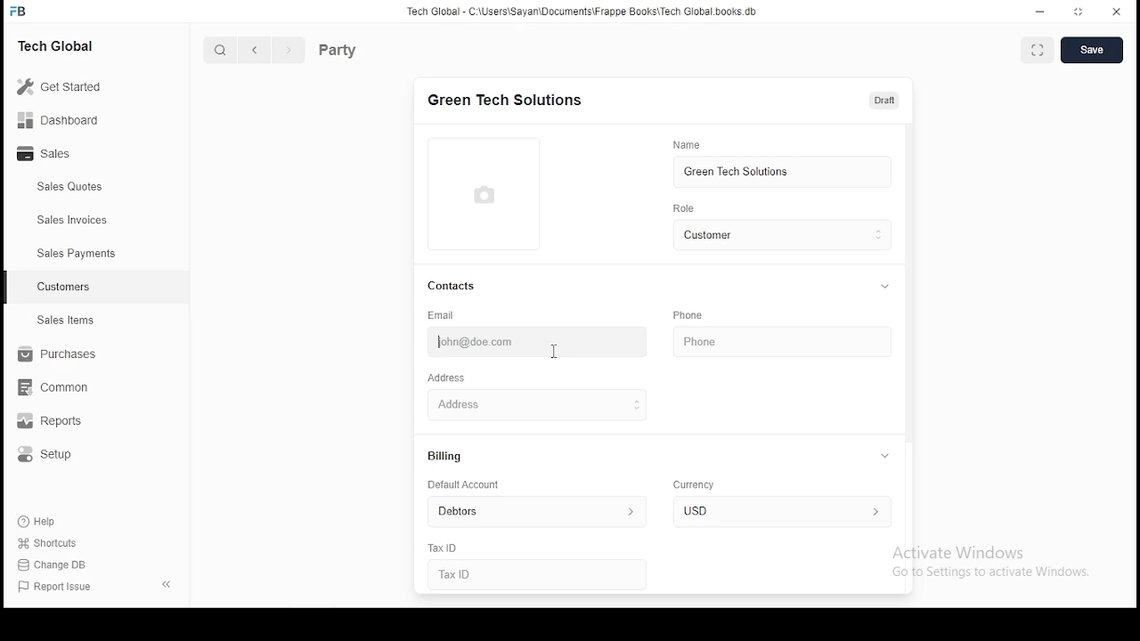 This screenshot has height=641, width=1140. Describe the element at coordinates (529, 511) in the screenshot. I see `default account` at that location.